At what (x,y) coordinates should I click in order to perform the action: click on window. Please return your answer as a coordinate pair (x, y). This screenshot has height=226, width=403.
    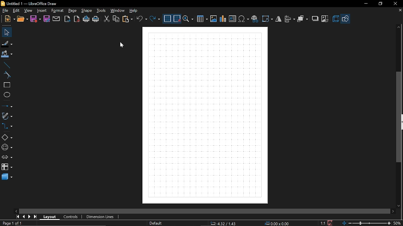
    Looking at the image, I should click on (118, 11).